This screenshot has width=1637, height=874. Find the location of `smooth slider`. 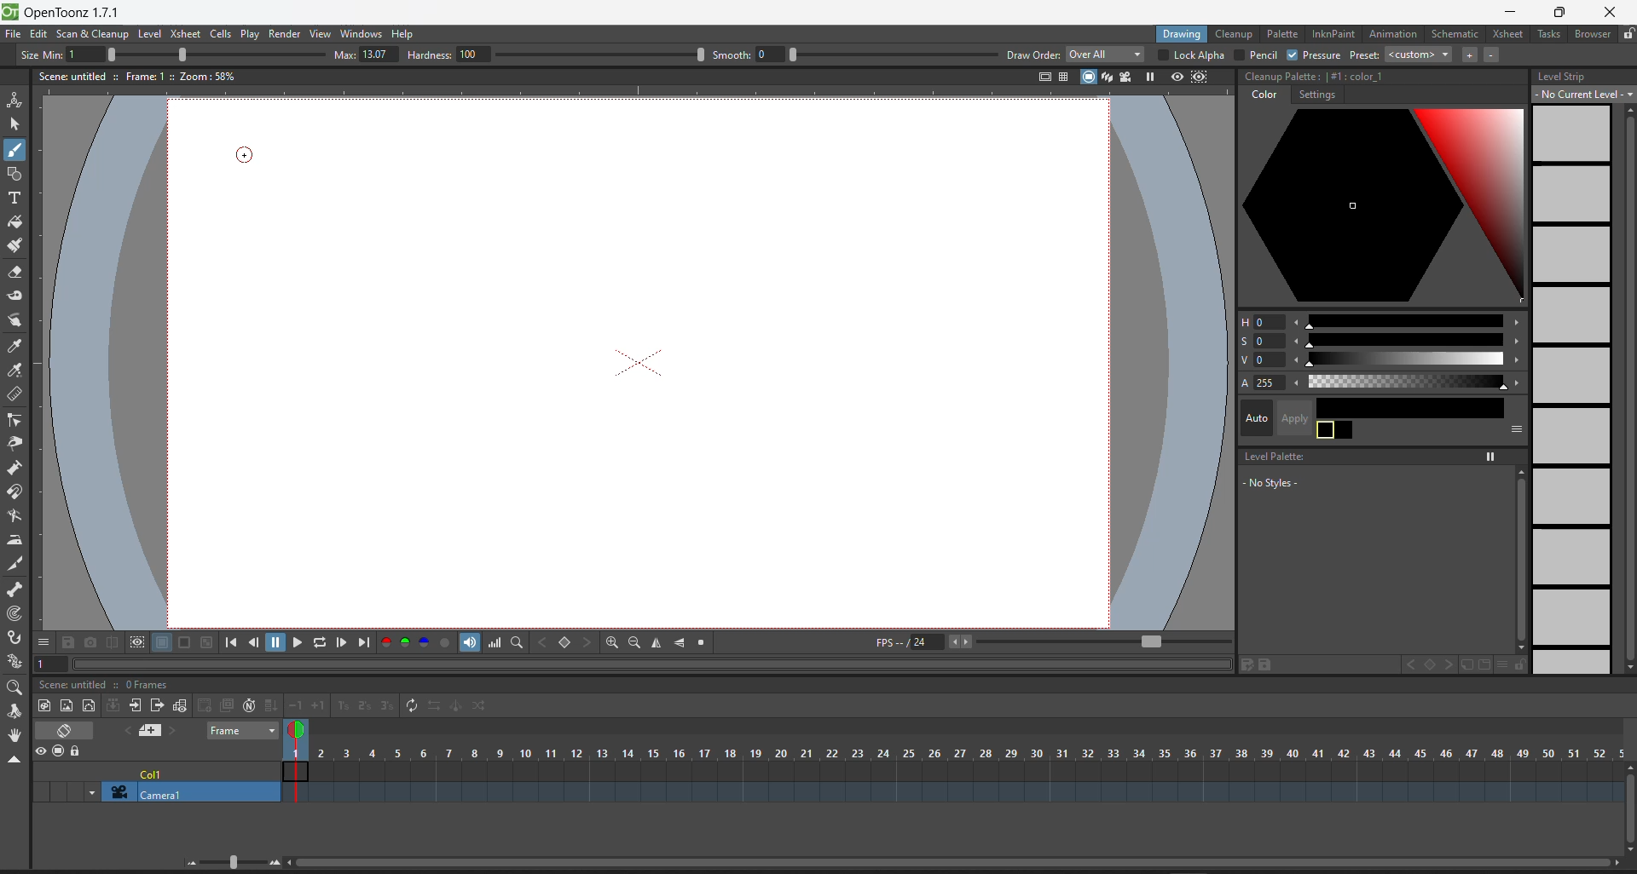

smooth slider is located at coordinates (855, 55).